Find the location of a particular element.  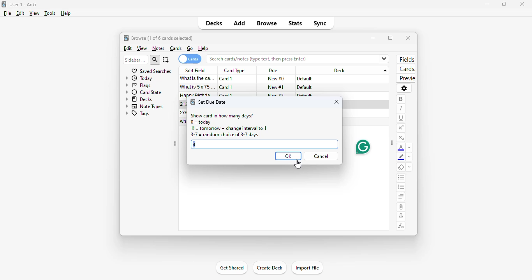

underline is located at coordinates (401, 118).